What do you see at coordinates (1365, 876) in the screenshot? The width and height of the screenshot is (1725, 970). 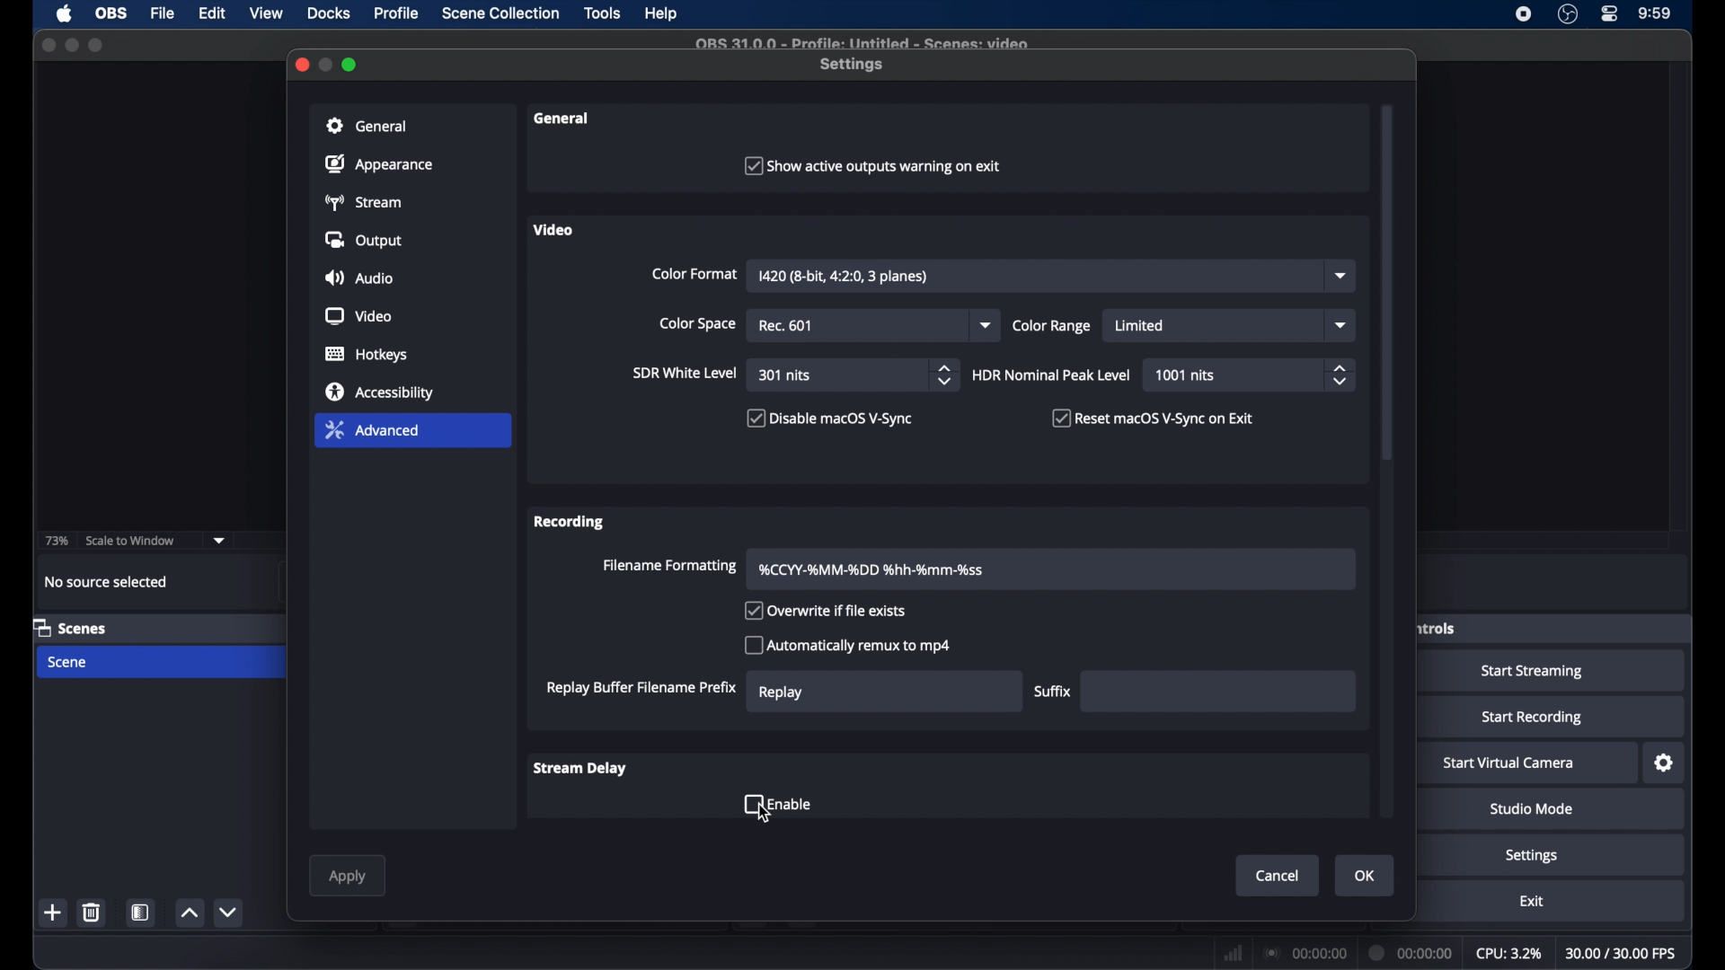 I see `ok` at bounding box center [1365, 876].